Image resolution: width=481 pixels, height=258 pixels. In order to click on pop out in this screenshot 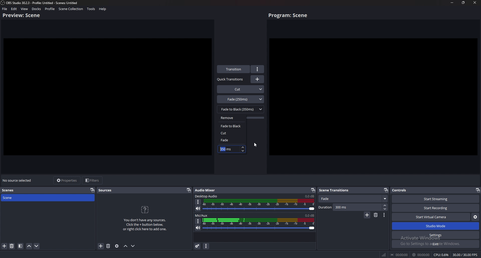, I will do `click(189, 190)`.